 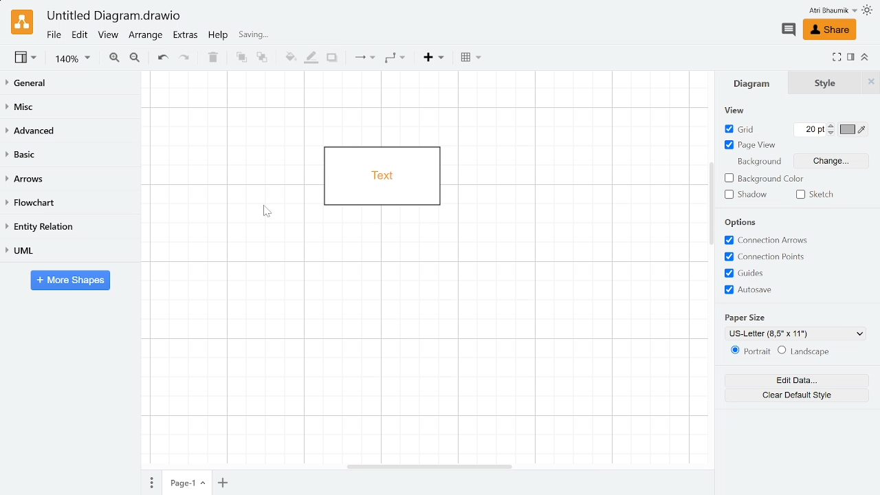 What do you see at coordinates (833, 125) in the screenshot?
I see `Increase grid pt` at bounding box center [833, 125].